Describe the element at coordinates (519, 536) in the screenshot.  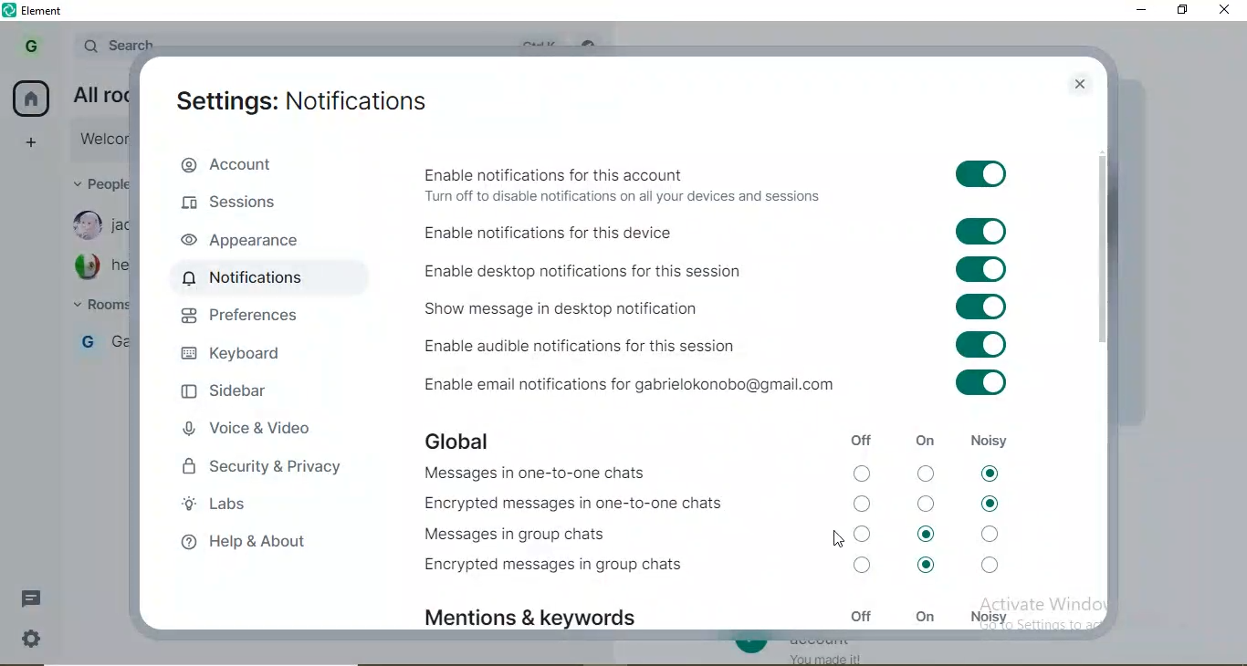
I see `messages in group chats` at that location.